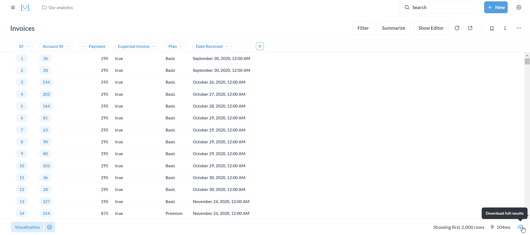 This screenshot has height=235, width=530. I want to click on October 27,2020, 12:00 AM, so click(221, 94).